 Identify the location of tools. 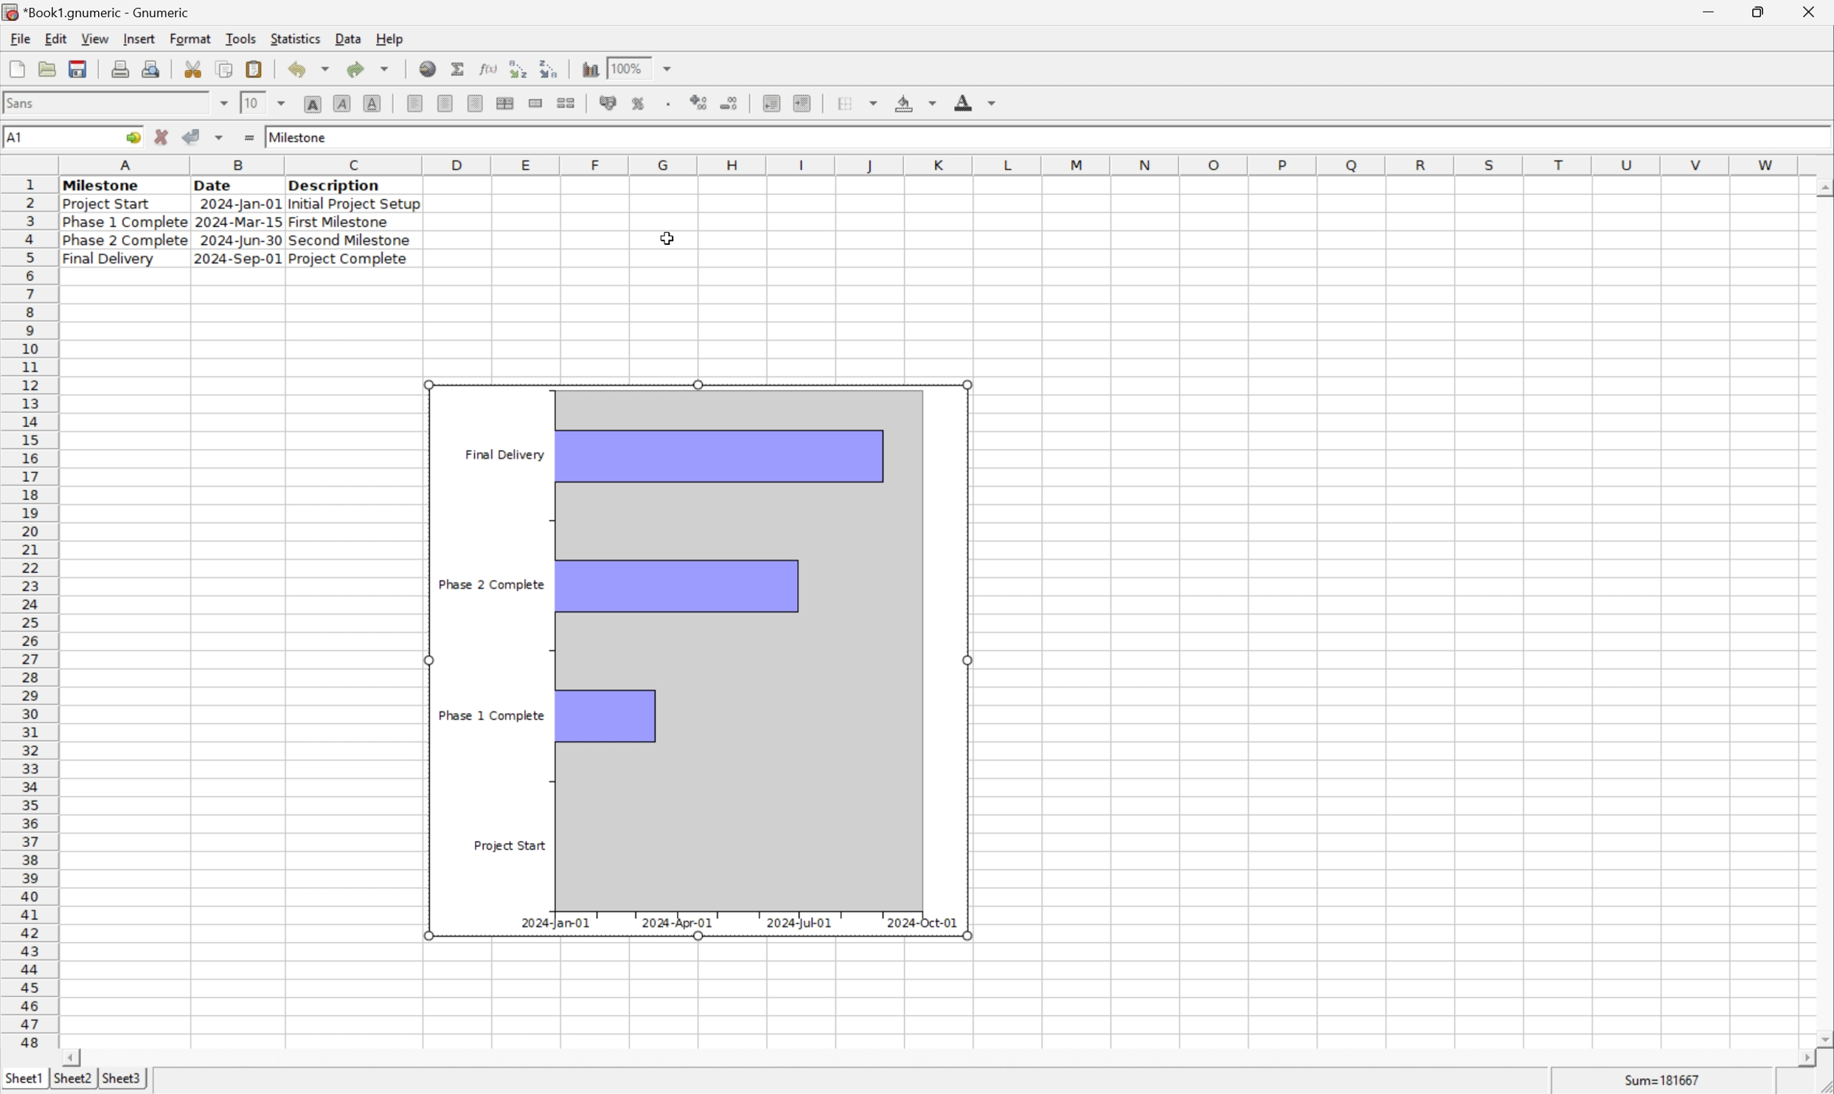
(242, 38).